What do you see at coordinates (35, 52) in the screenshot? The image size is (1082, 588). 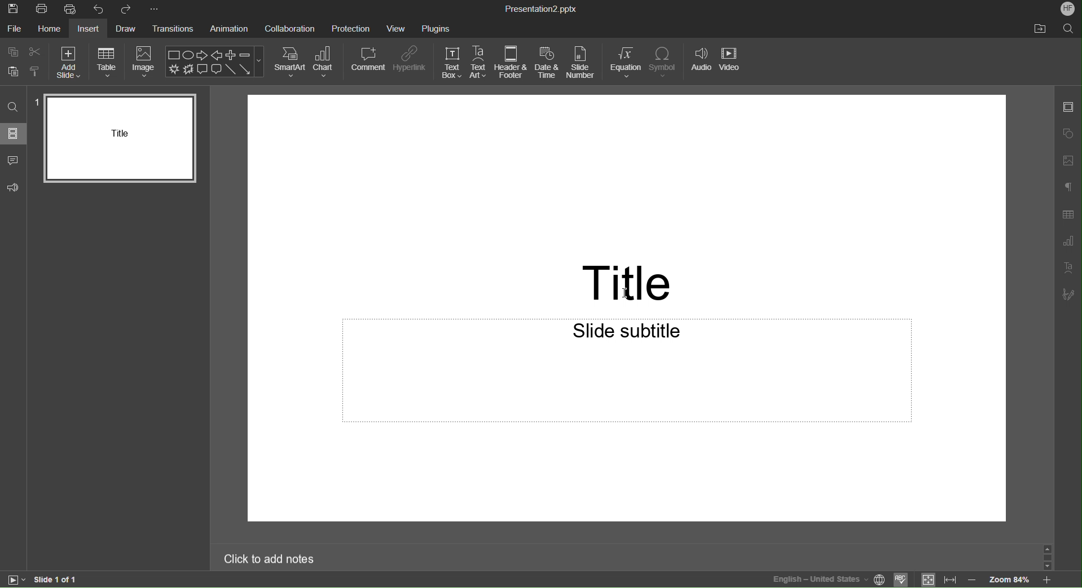 I see `cut` at bounding box center [35, 52].